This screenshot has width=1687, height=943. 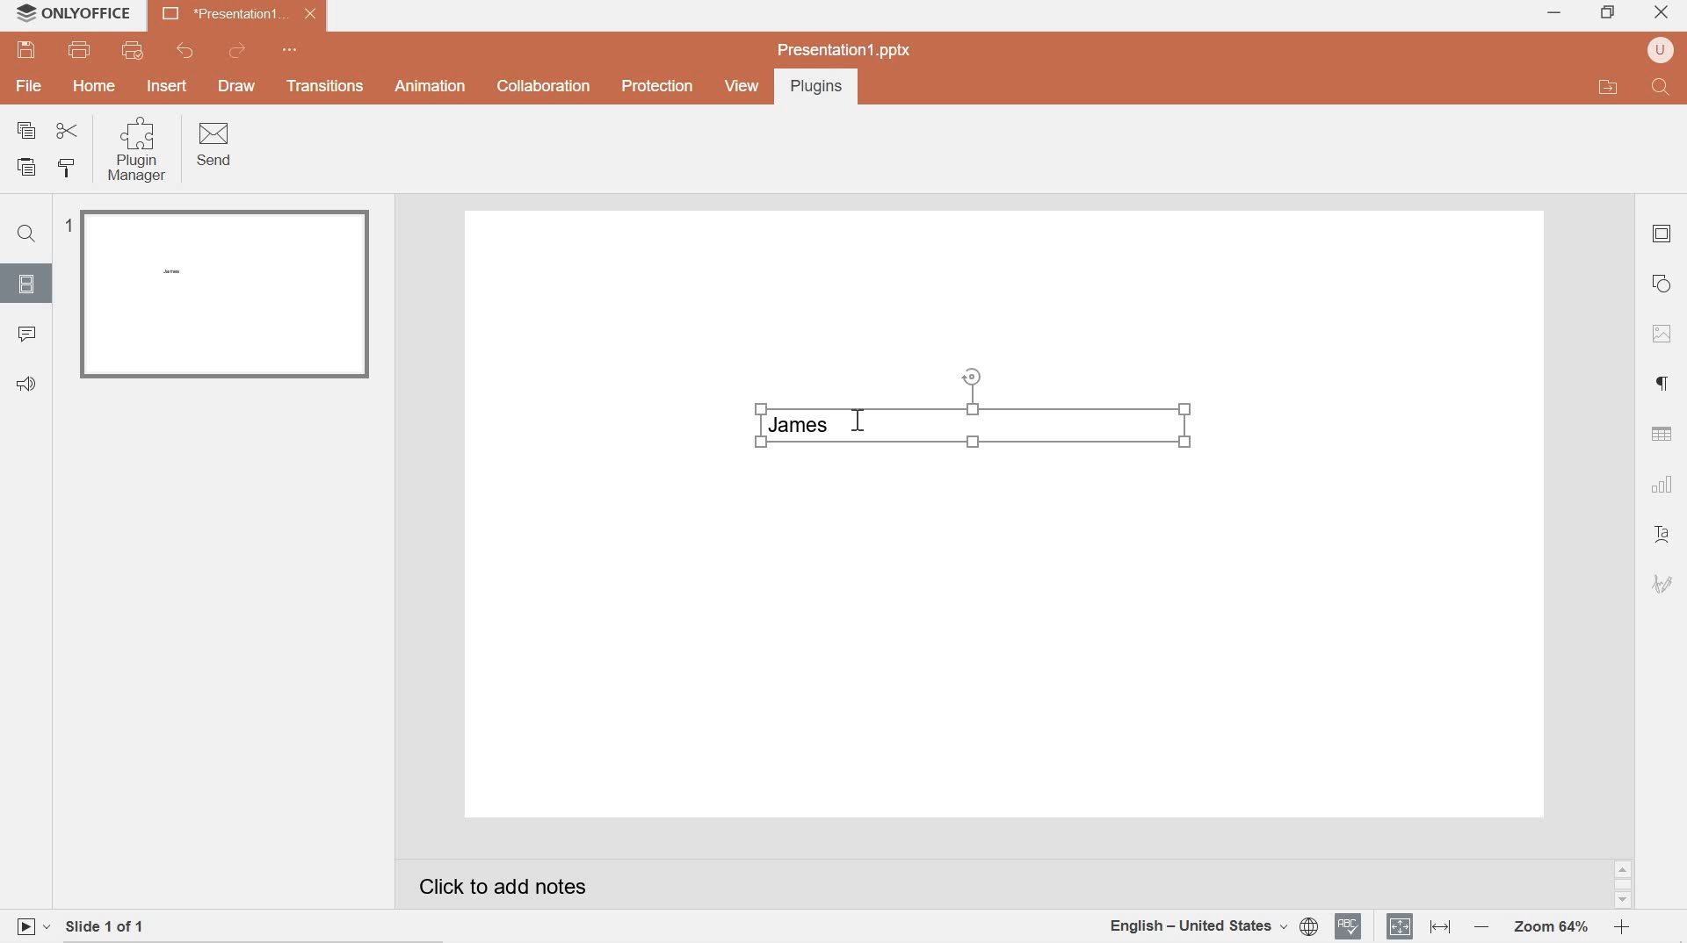 What do you see at coordinates (28, 50) in the screenshot?
I see `save` at bounding box center [28, 50].